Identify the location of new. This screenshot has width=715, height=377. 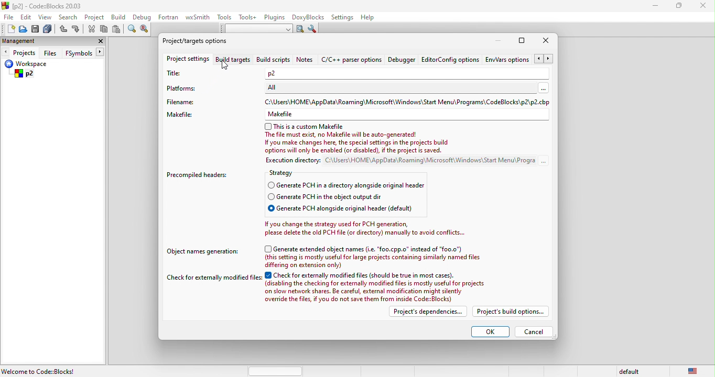
(8, 29).